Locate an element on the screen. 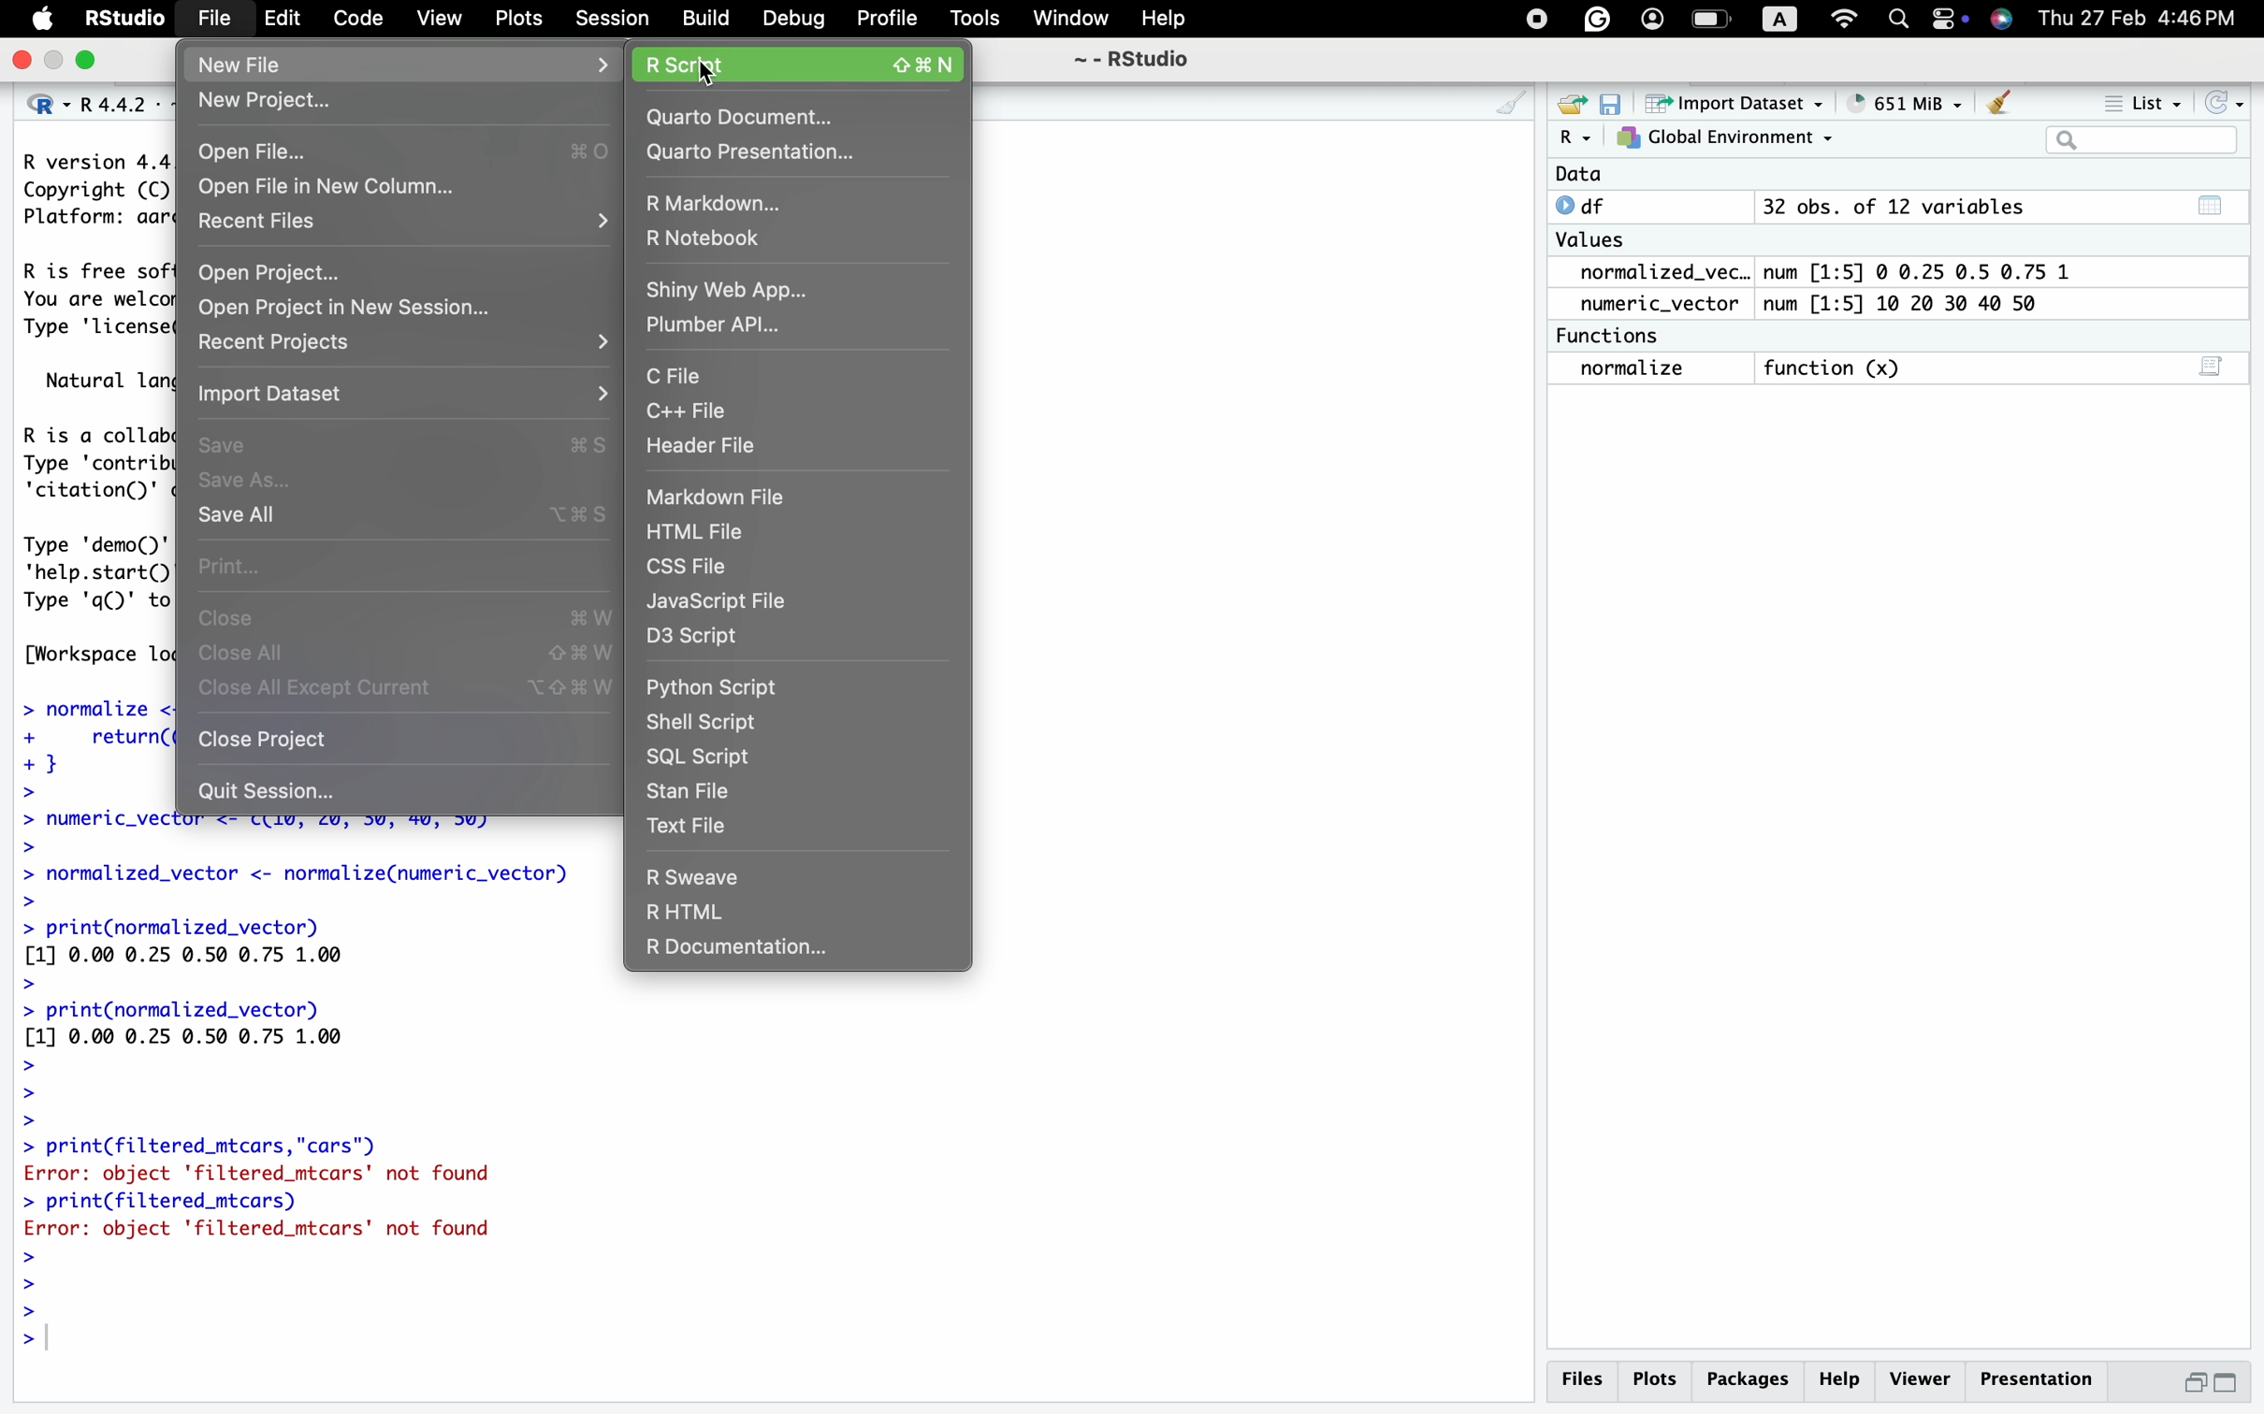 This screenshot has height=1414, width=2264. Markdown File is located at coordinates (722, 500).